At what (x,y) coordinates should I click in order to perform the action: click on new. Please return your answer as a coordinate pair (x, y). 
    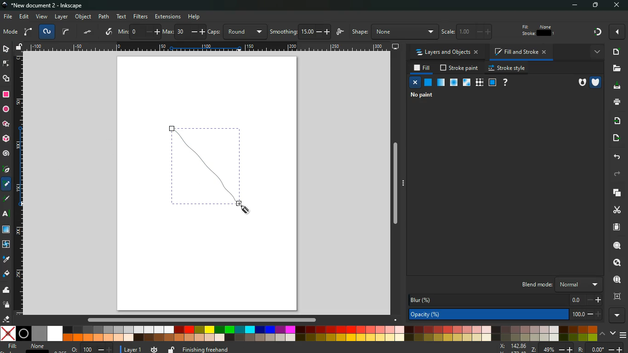
    Looking at the image, I should click on (617, 51).